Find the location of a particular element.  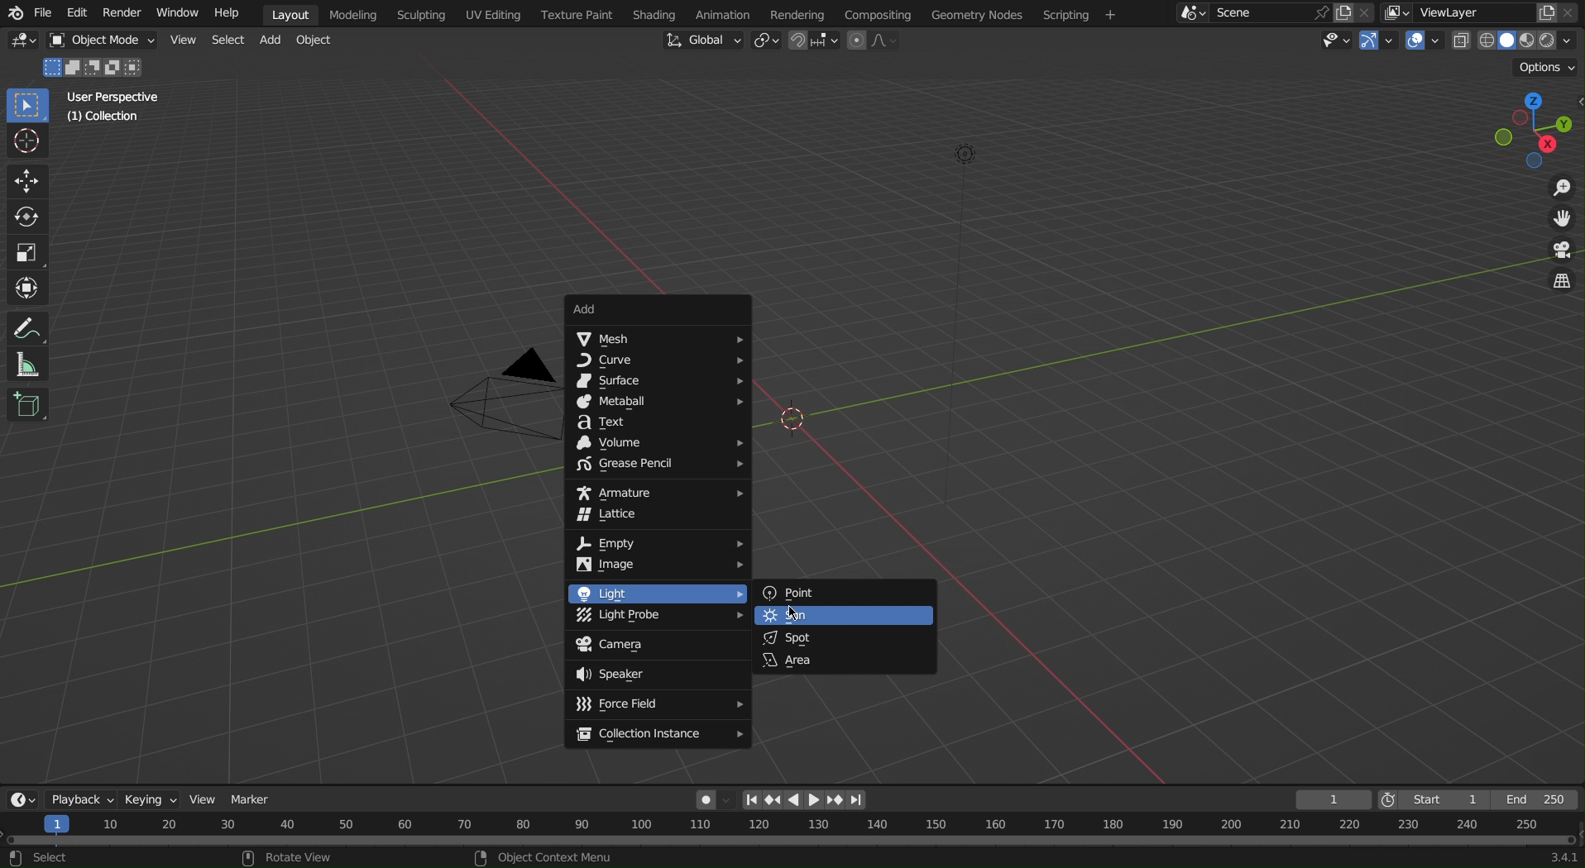

Select is located at coordinates (46, 858).